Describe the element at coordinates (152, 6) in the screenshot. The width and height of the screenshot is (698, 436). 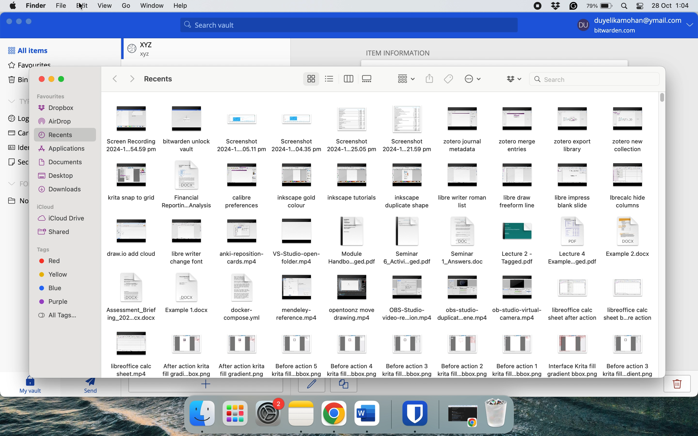
I see `window` at that location.